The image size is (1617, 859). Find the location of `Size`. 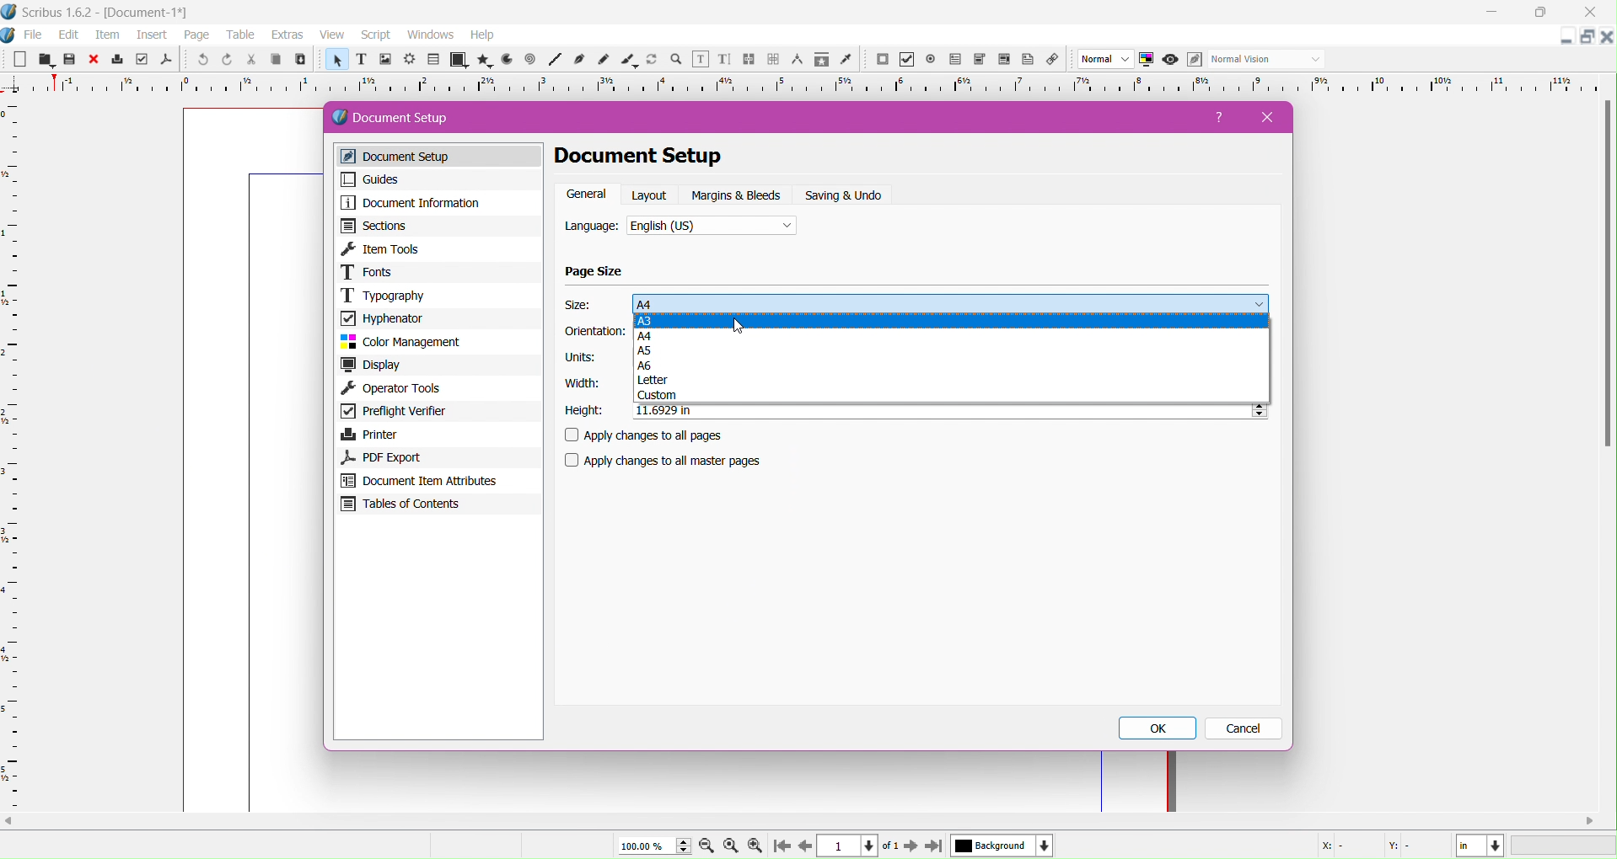

Size is located at coordinates (581, 305).